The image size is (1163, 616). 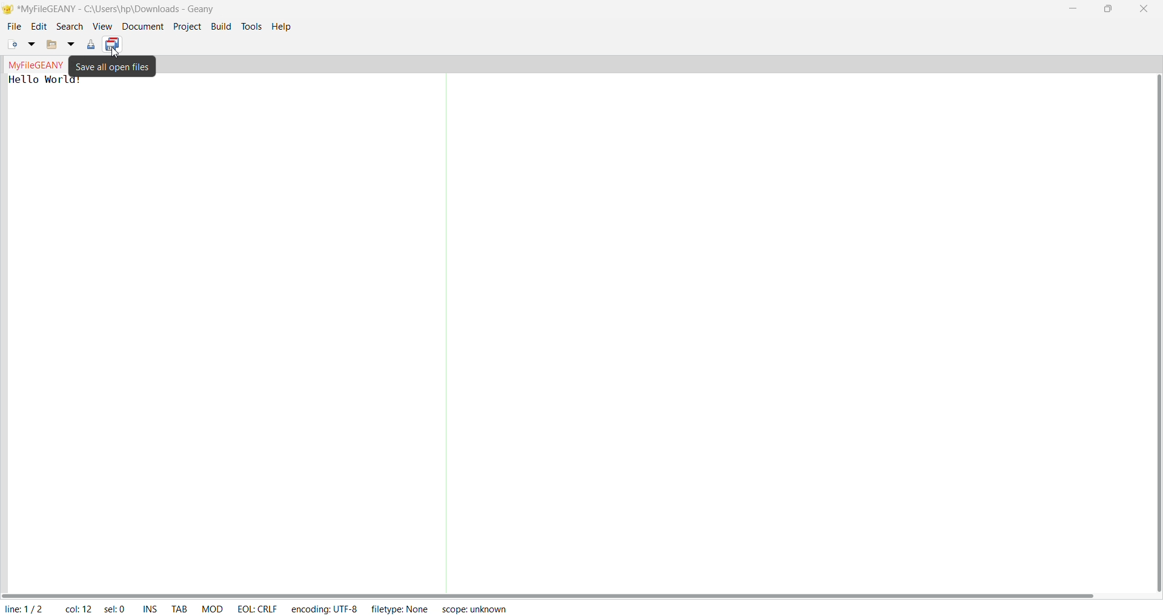 I want to click on COL: 12, so click(x=75, y=608).